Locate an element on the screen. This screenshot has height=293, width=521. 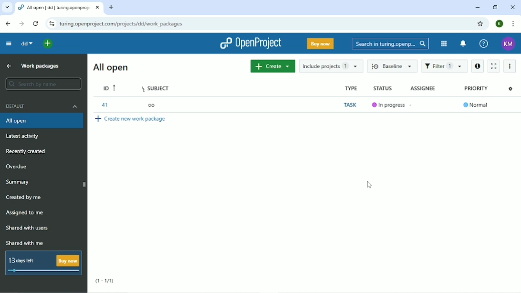
Collapse project menu is located at coordinates (9, 44).